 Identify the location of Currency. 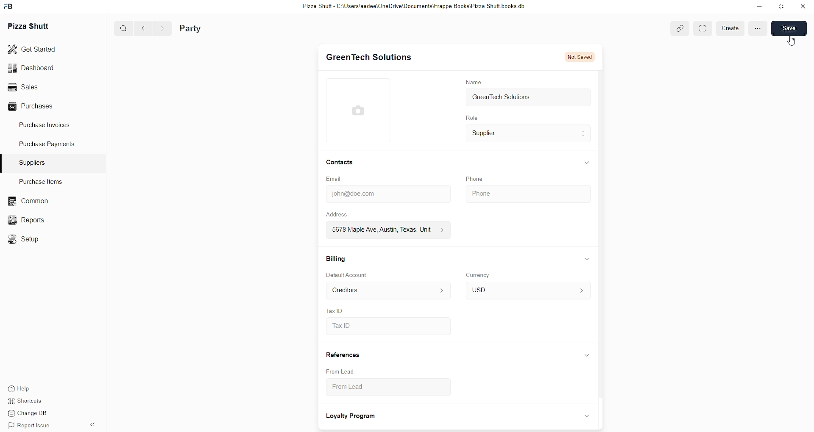
(479, 274).